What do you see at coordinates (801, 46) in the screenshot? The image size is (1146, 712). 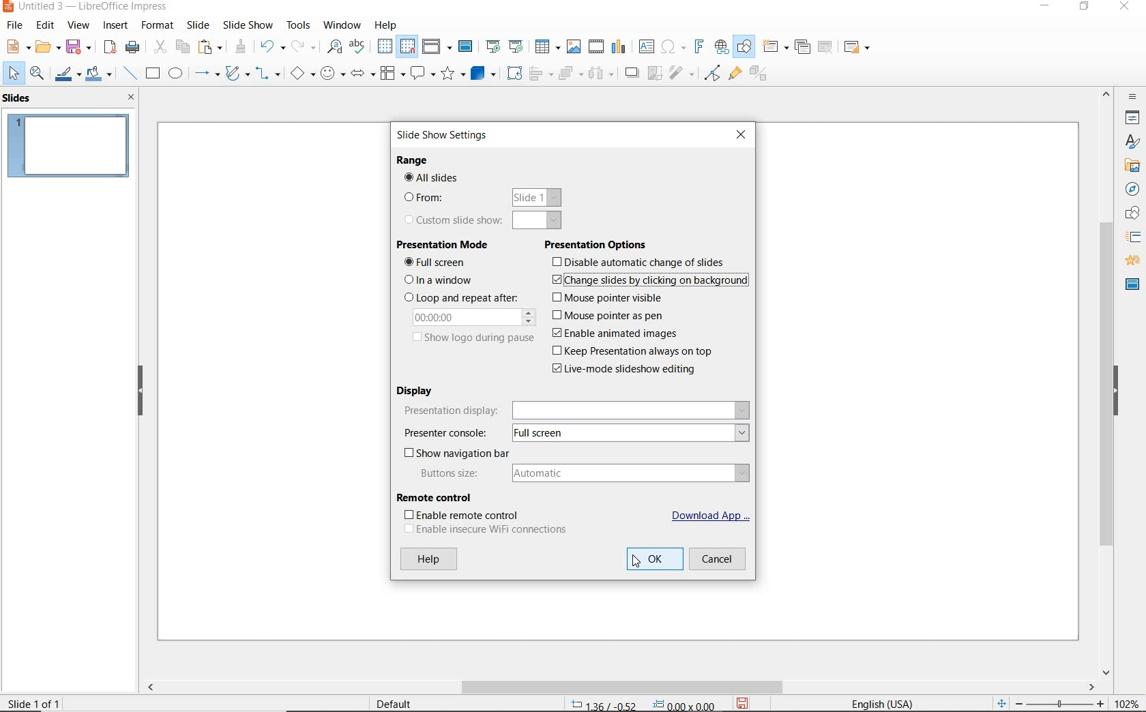 I see `DUPLICATE SLIDE` at bounding box center [801, 46].